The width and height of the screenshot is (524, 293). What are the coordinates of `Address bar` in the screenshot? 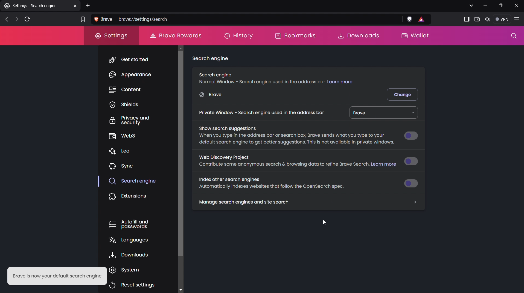 It's located at (244, 19).